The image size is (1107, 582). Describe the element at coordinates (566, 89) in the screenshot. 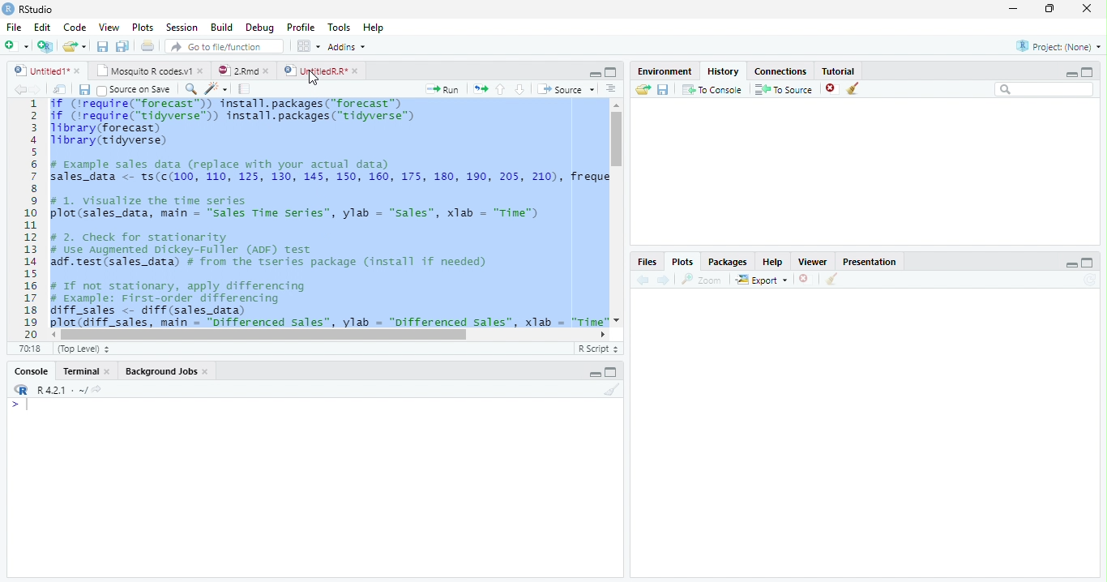

I see `Source` at that location.